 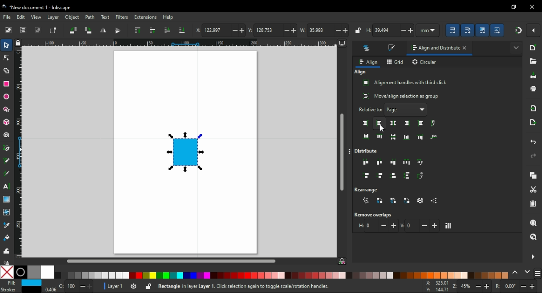 I want to click on open export, so click(x=534, y=122).